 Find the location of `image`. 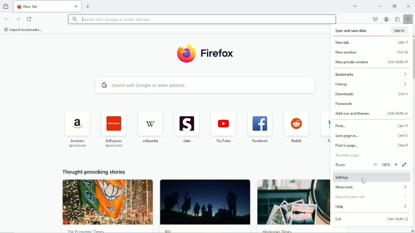

image is located at coordinates (108, 202).